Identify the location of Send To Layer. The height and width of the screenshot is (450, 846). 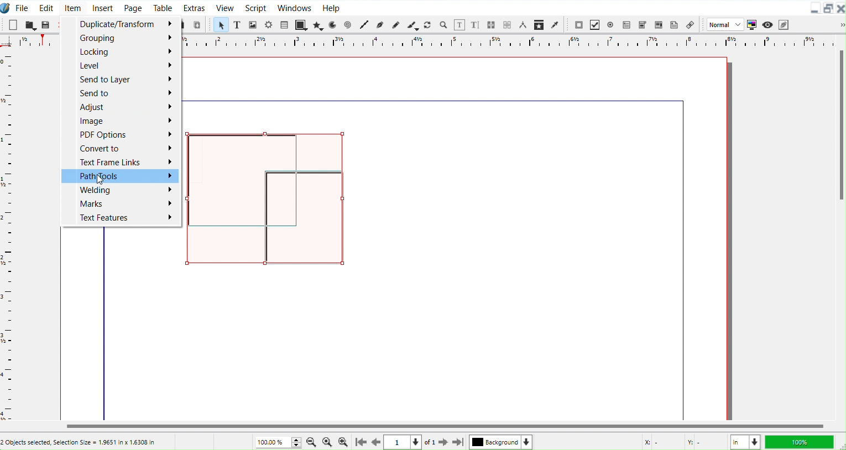
(121, 80).